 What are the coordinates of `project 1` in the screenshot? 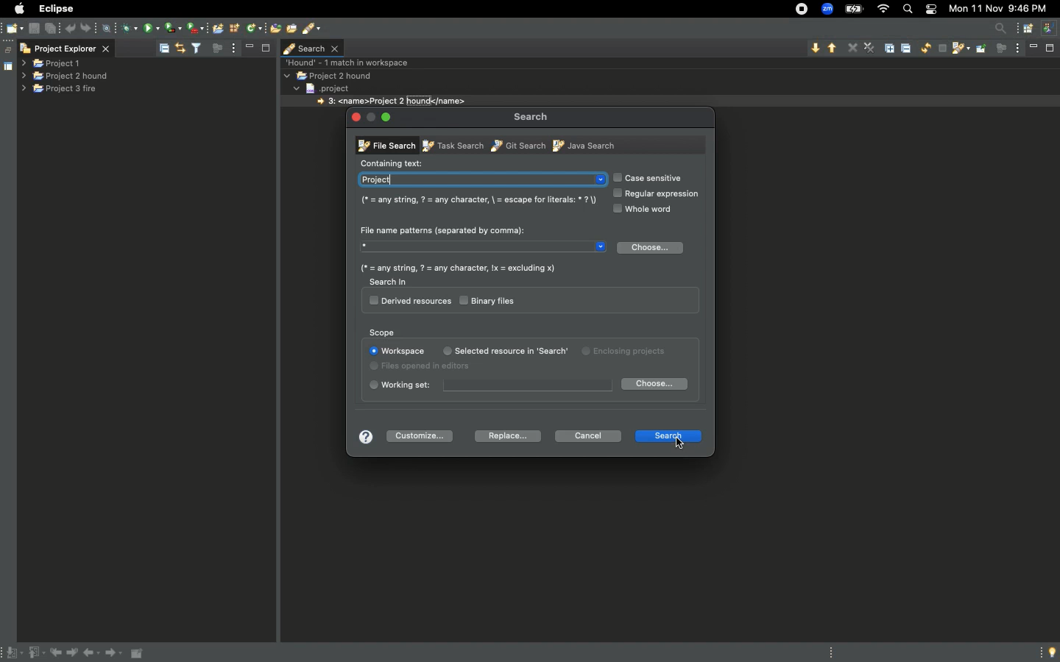 It's located at (52, 64).